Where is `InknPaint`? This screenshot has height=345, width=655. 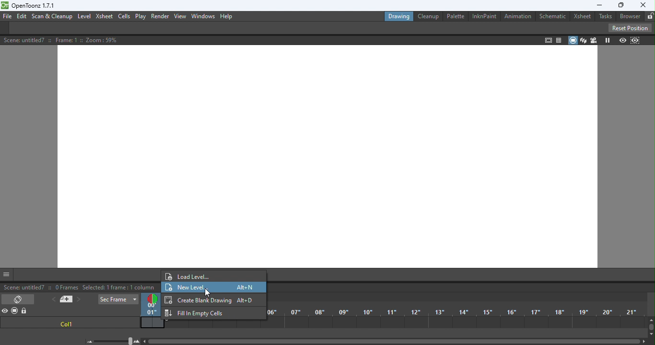
InknPaint is located at coordinates (483, 16).